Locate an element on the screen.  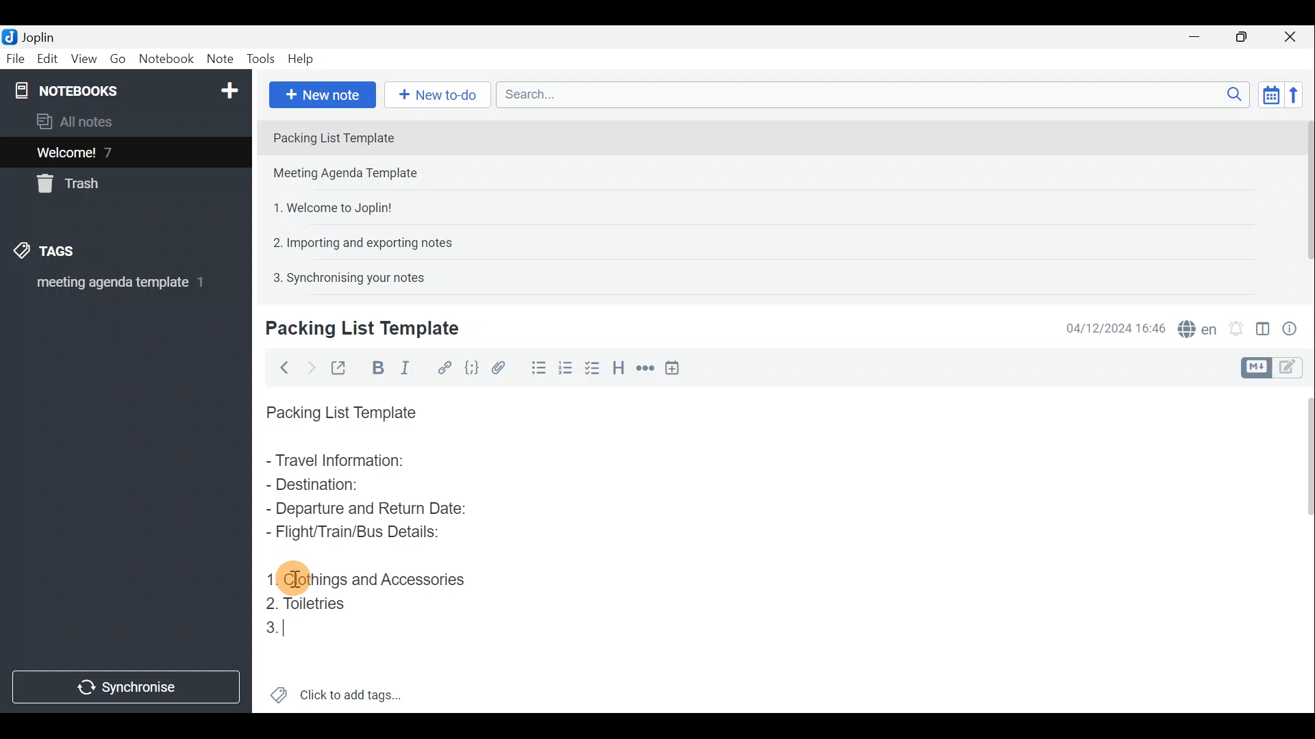
Bulleted list is located at coordinates (534, 370).